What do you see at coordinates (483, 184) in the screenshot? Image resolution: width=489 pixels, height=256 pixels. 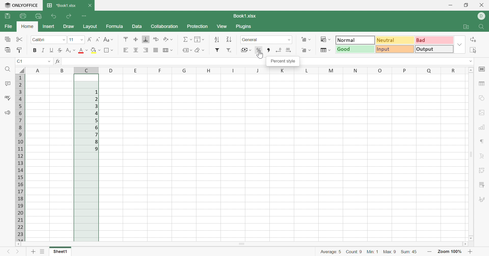 I see `Slicer settings` at bounding box center [483, 184].